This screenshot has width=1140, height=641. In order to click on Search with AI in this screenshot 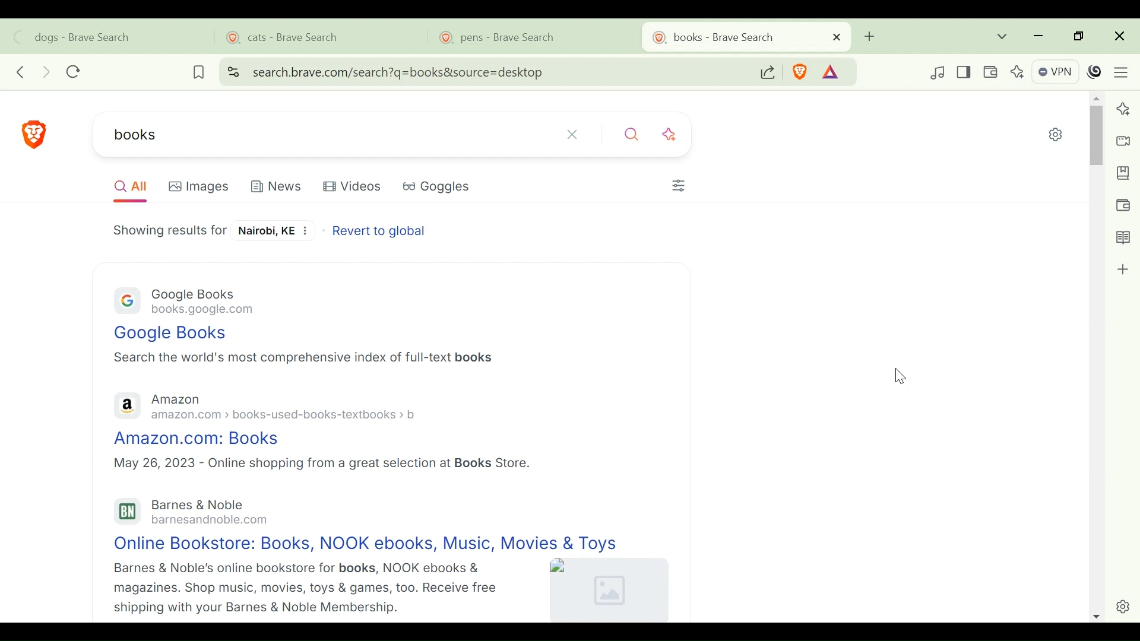, I will do `click(669, 135)`.